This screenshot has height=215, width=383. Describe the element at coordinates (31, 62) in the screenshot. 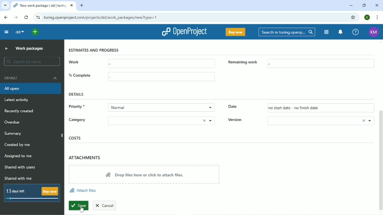

I see `search by name` at that location.